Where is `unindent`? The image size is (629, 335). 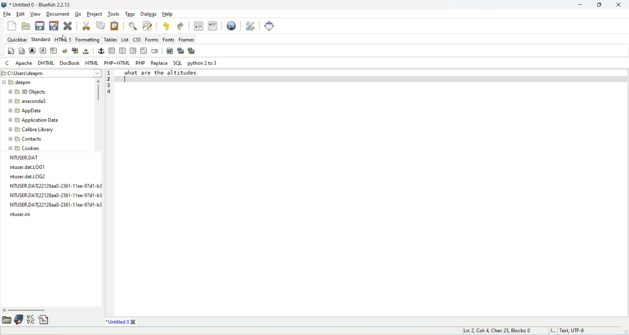 unindent is located at coordinates (198, 26).